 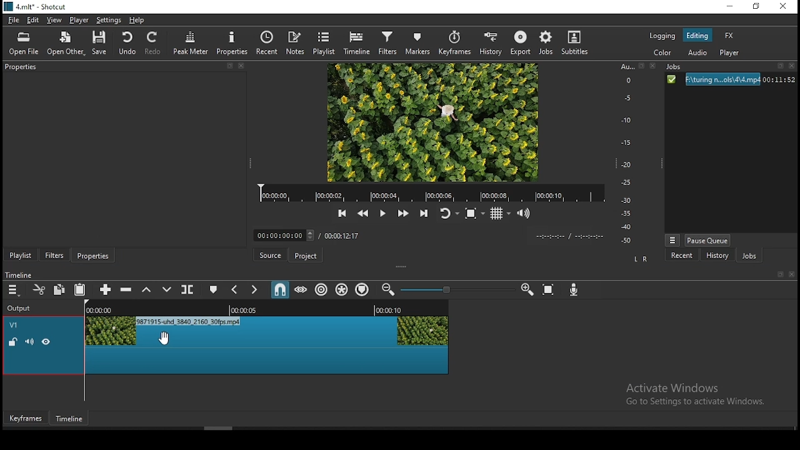 What do you see at coordinates (297, 42) in the screenshot?
I see `notes` at bounding box center [297, 42].